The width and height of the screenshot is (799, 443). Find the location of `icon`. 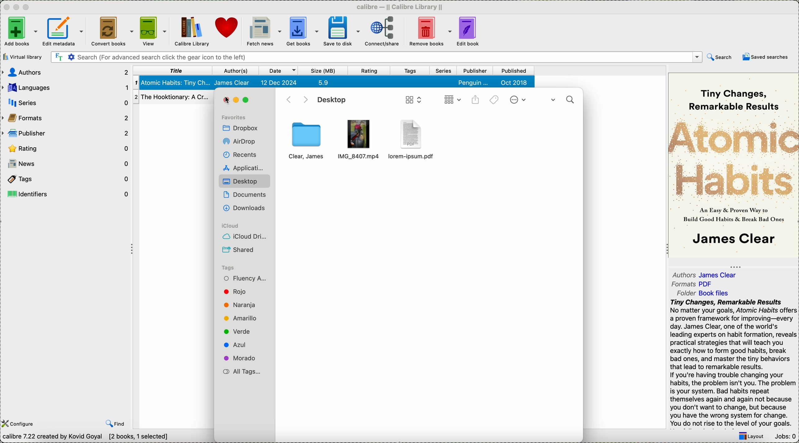

icon is located at coordinates (413, 100).